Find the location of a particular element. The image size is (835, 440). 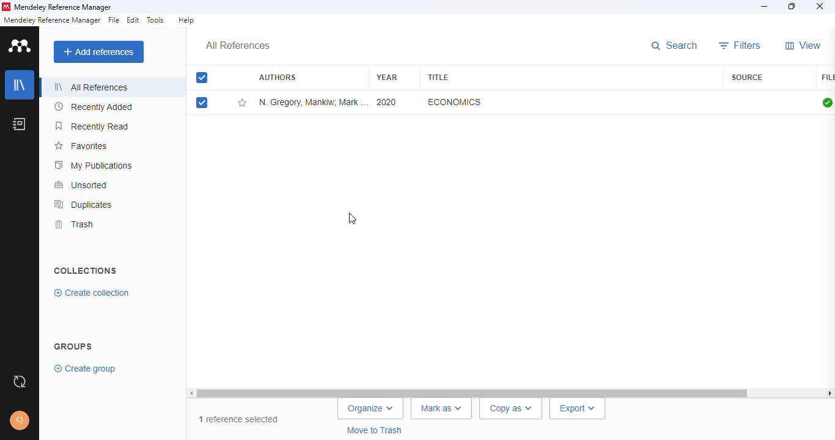

cursor is located at coordinates (351, 218).